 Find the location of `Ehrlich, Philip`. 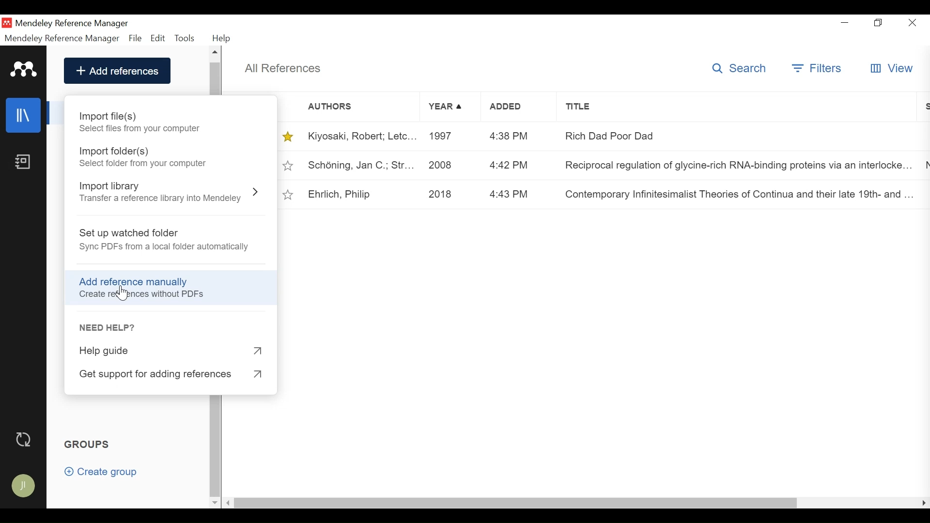

Ehrlich, Philip is located at coordinates (338, 193).